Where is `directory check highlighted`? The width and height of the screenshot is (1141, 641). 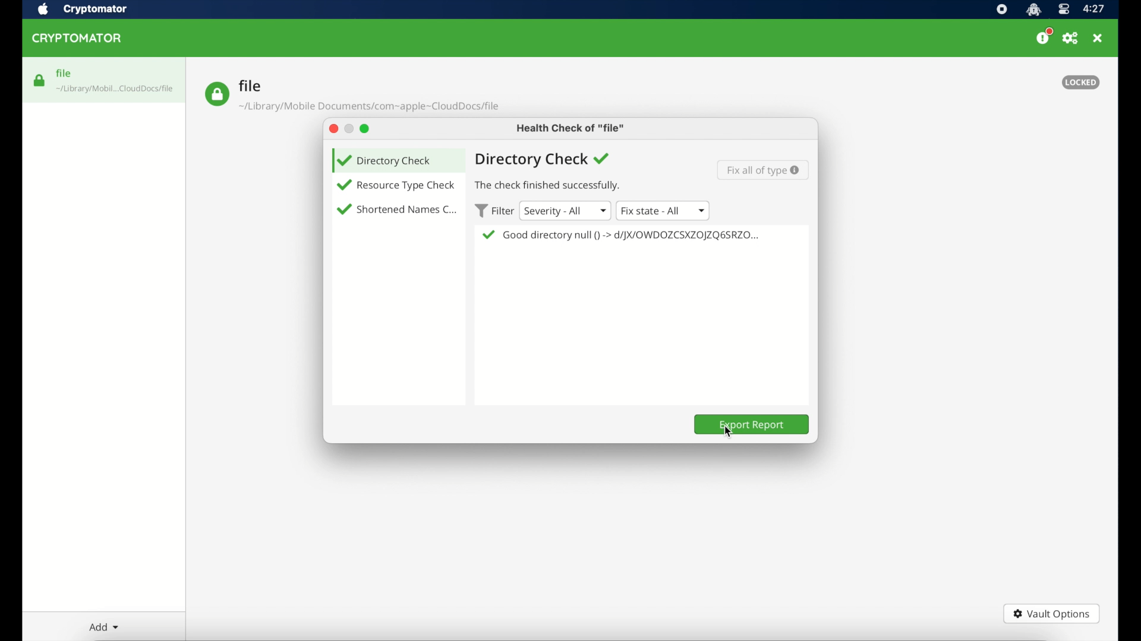 directory check highlighted is located at coordinates (397, 160).